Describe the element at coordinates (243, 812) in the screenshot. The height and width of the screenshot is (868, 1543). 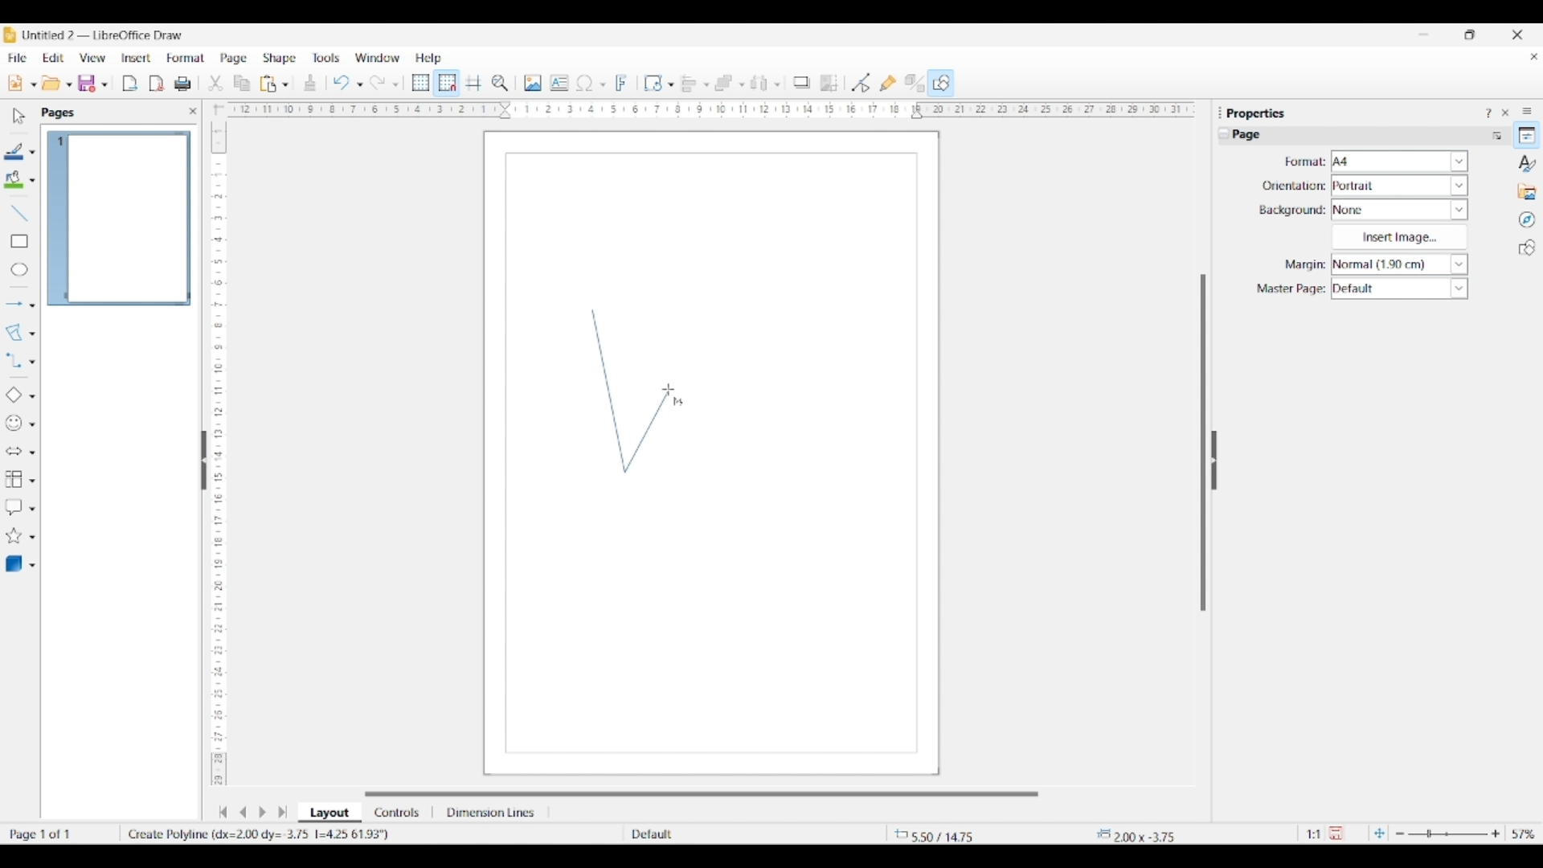
I see `Move to previous slide` at that location.